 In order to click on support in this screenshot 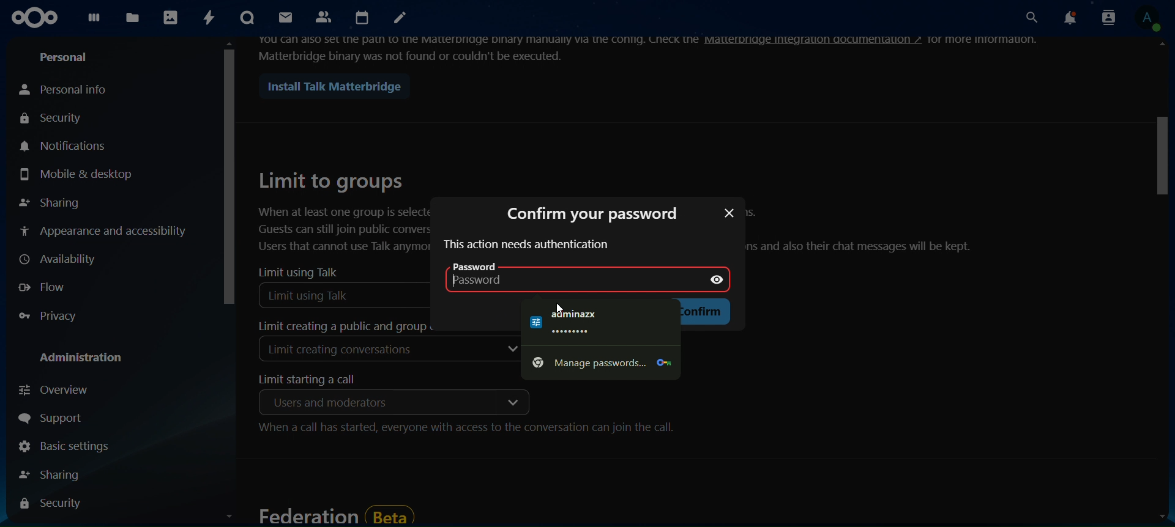, I will do `click(60, 420)`.